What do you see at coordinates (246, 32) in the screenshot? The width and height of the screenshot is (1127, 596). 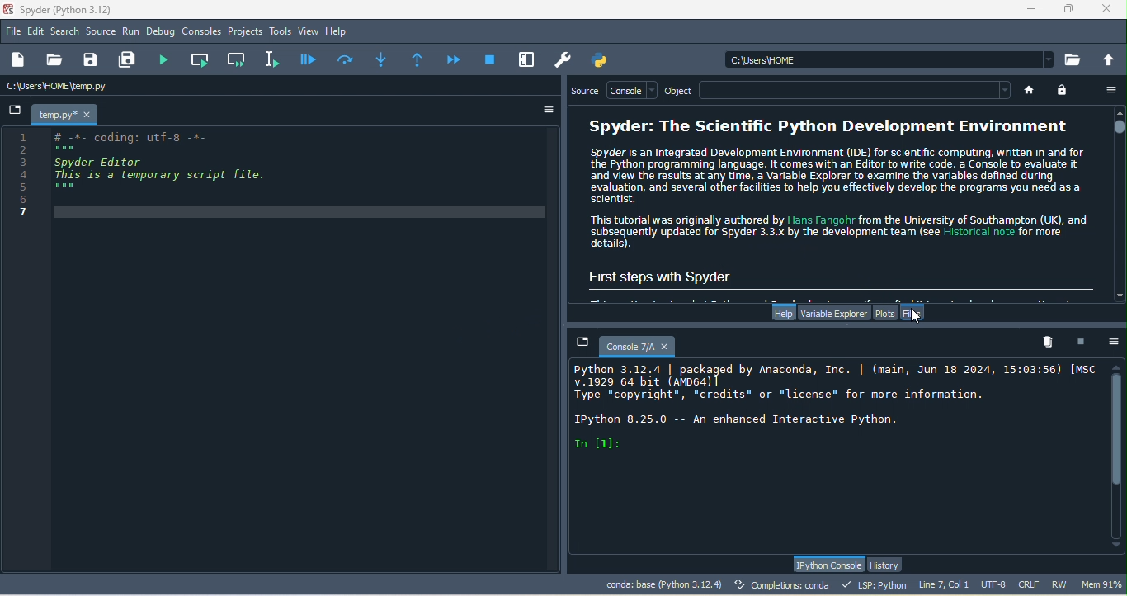 I see `projects` at bounding box center [246, 32].